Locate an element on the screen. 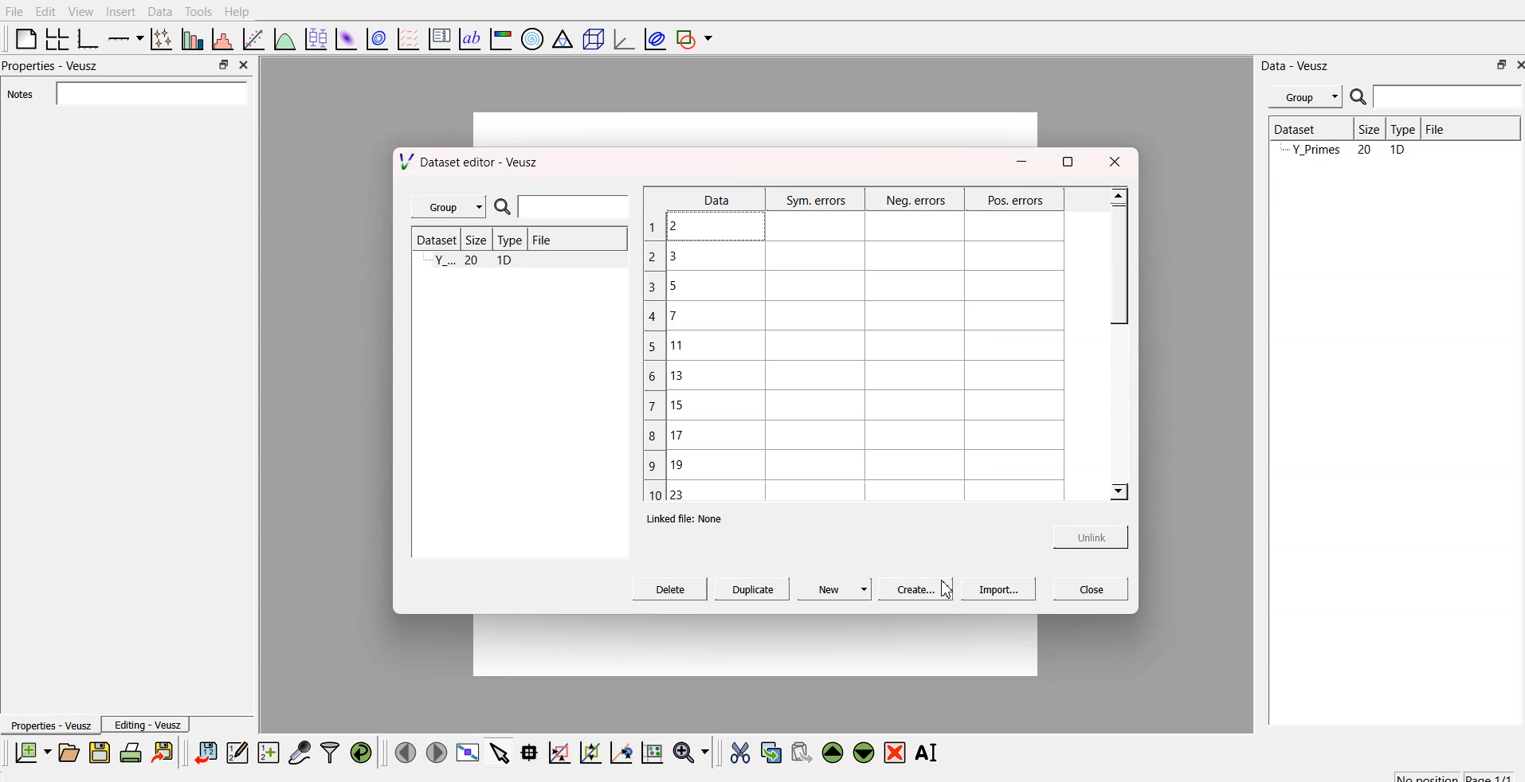  move to the next page is located at coordinates (435, 752).